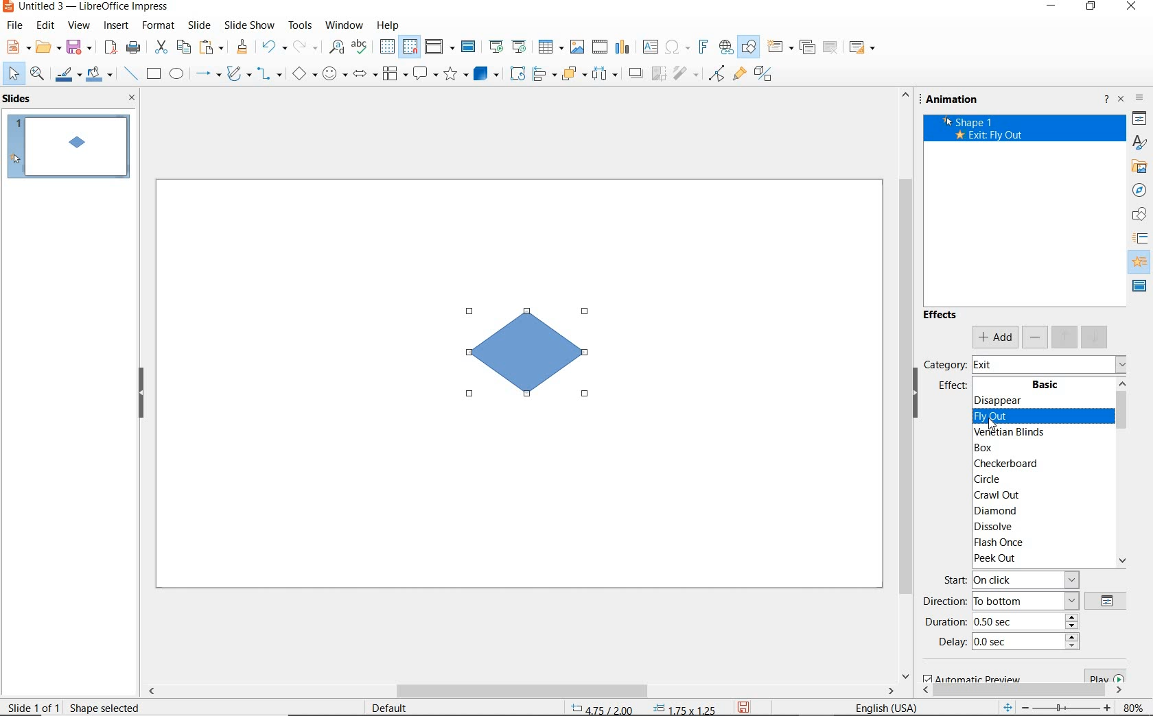  What do you see at coordinates (717, 74) in the screenshot?
I see `toggle point edit mode` at bounding box center [717, 74].